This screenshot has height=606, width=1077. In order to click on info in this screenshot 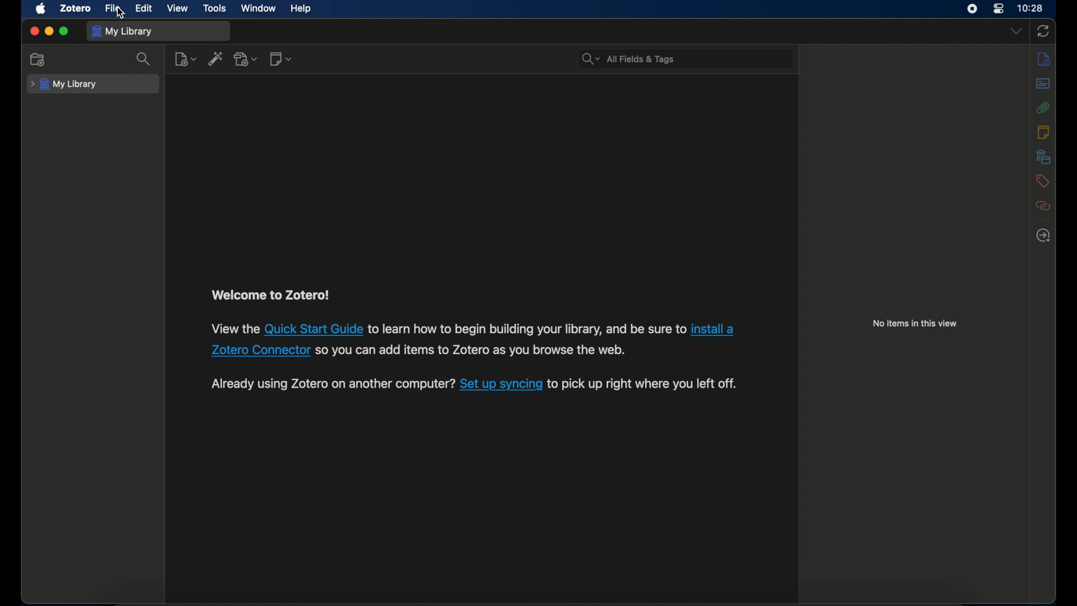, I will do `click(1044, 59)`.